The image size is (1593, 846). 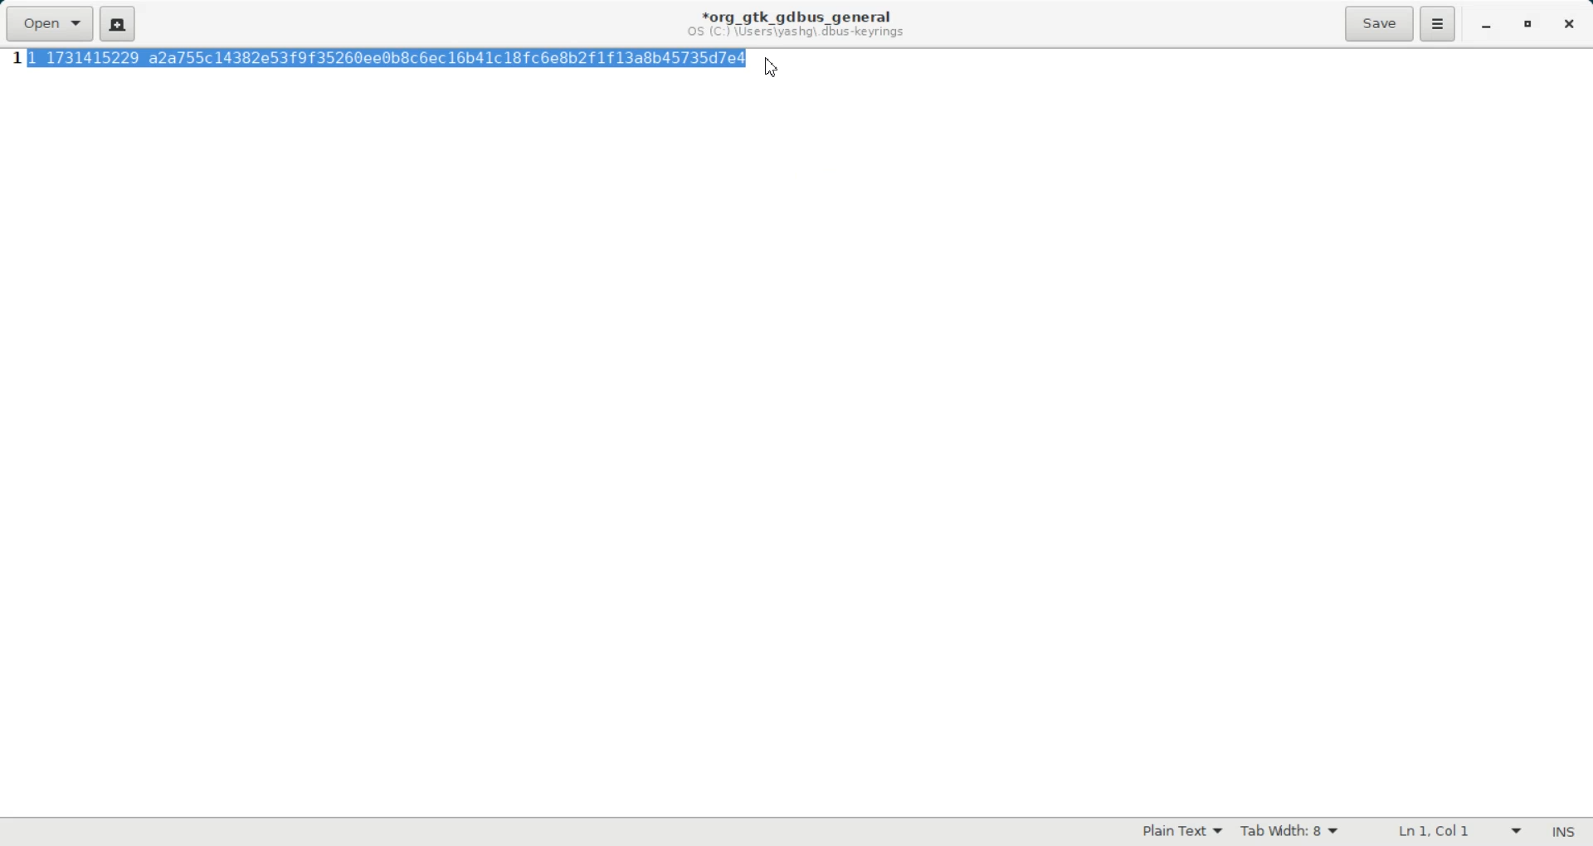 I want to click on Line Number, so click(x=15, y=59).